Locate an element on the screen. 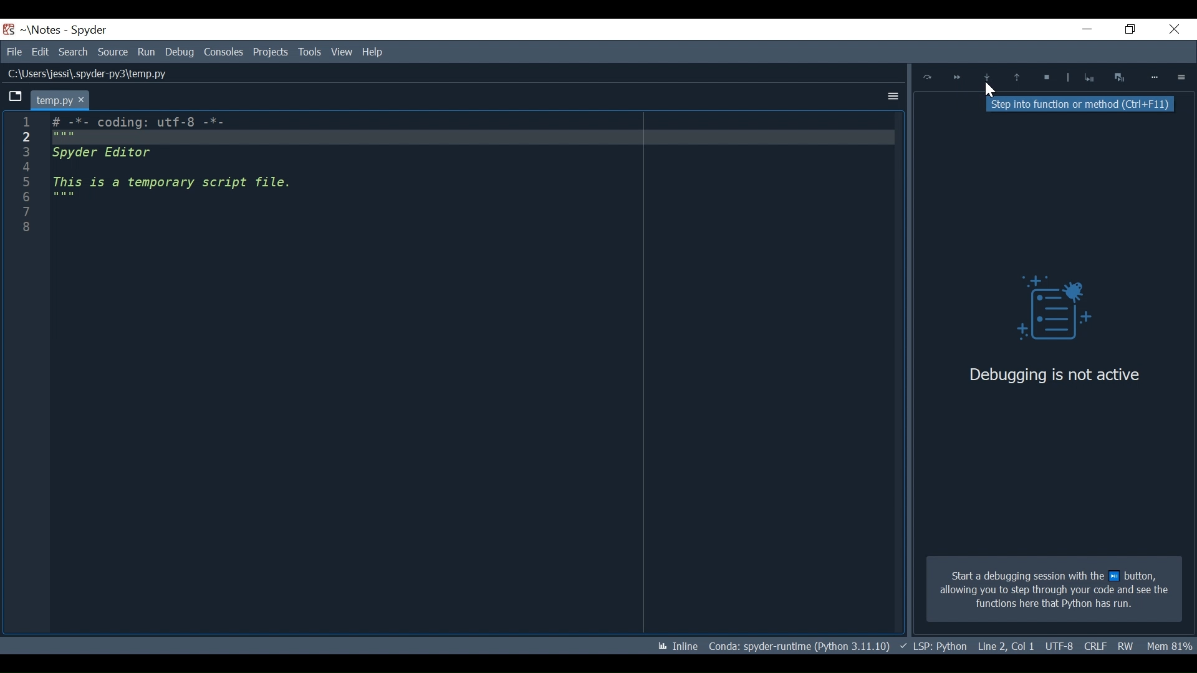 This screenshot has height=673, width=1197. Options is located at coordinates (1182, 77).